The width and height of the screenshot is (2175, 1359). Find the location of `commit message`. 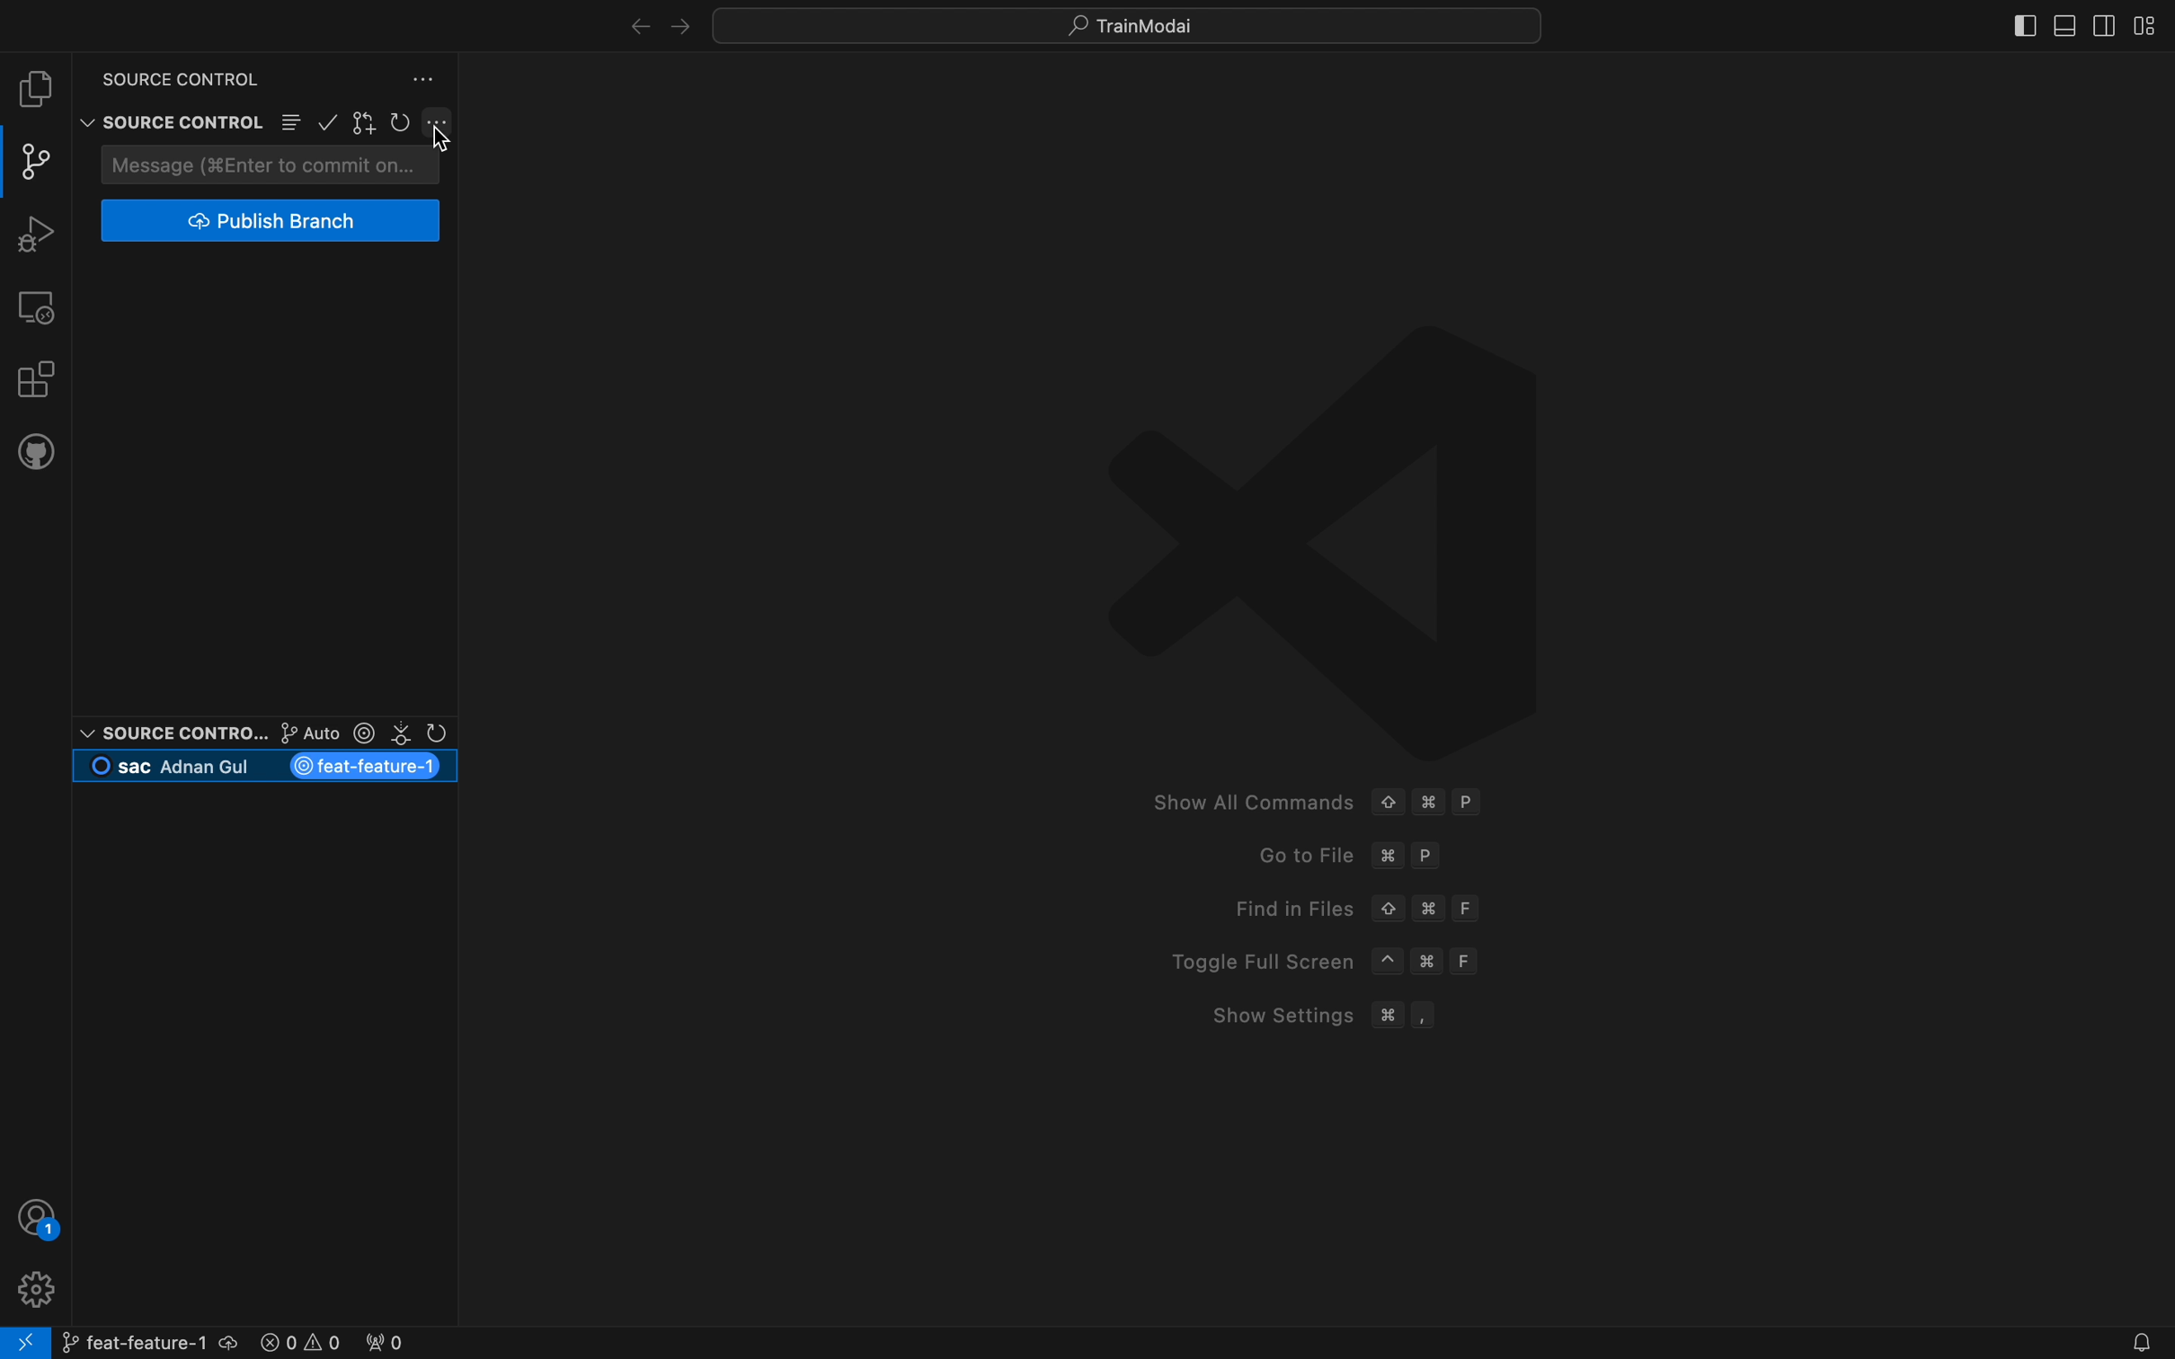

commit message is located at coordinates (274, 164).